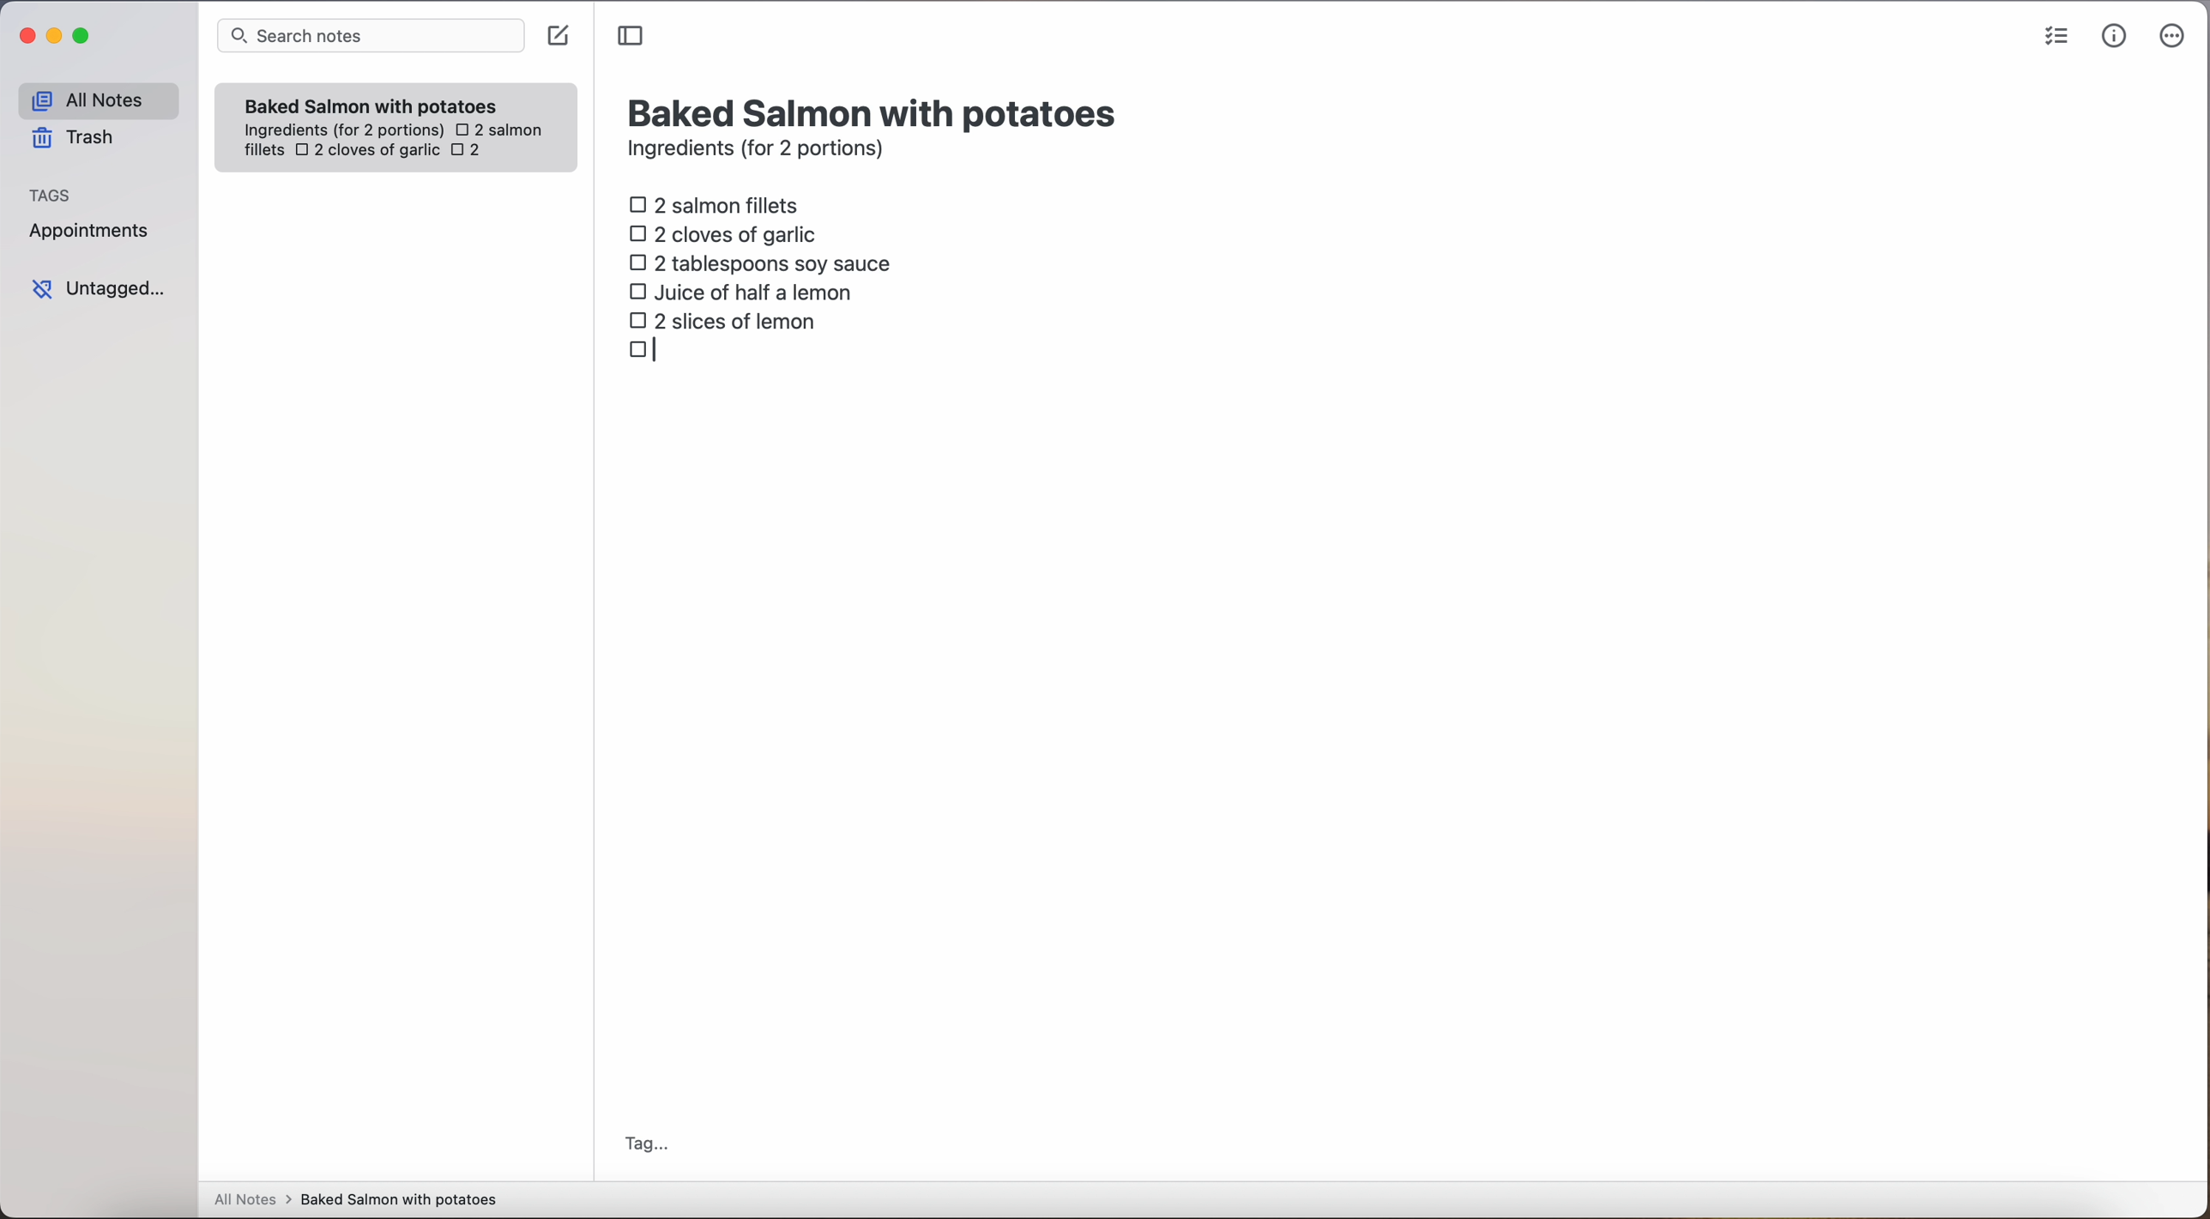 The image size is (2210, 1219). I want to click on 2 tablespoons soy sauce, so click(759, 263).